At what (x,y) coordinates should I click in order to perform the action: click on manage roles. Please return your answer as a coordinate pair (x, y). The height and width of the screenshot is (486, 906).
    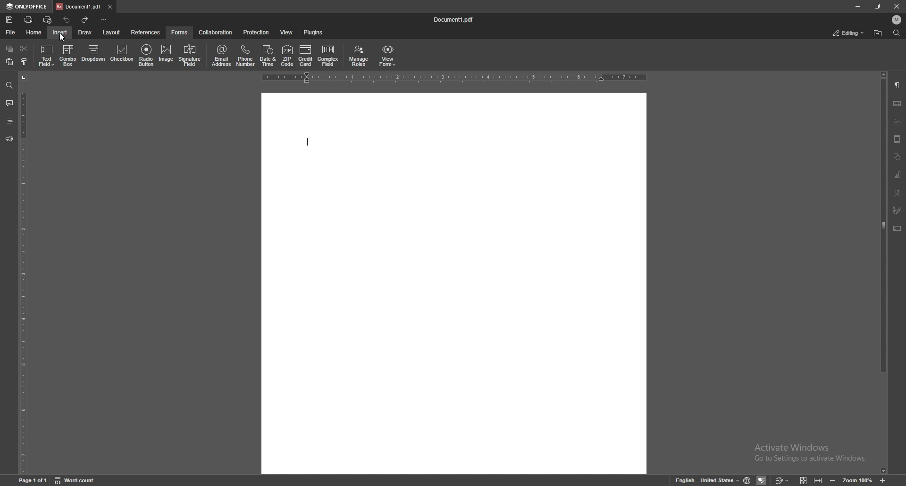
    Looking at the image, I should click on (360, 56).